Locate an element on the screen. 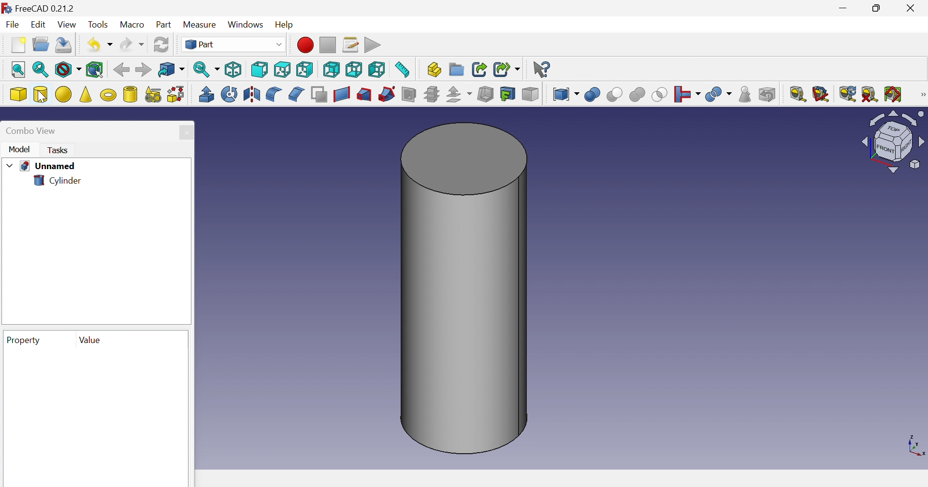  Macro is located at coordinates (132, 25).